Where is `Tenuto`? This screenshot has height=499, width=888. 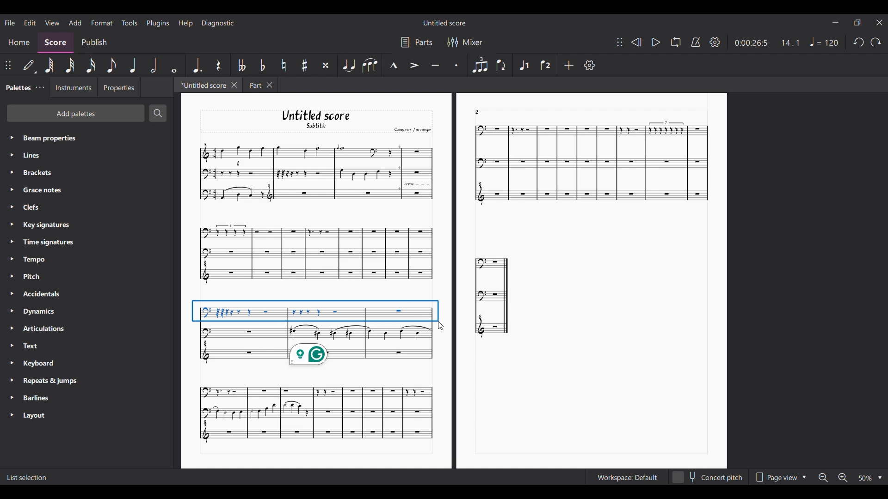 Tenuto is located at coordinates (435, 66).